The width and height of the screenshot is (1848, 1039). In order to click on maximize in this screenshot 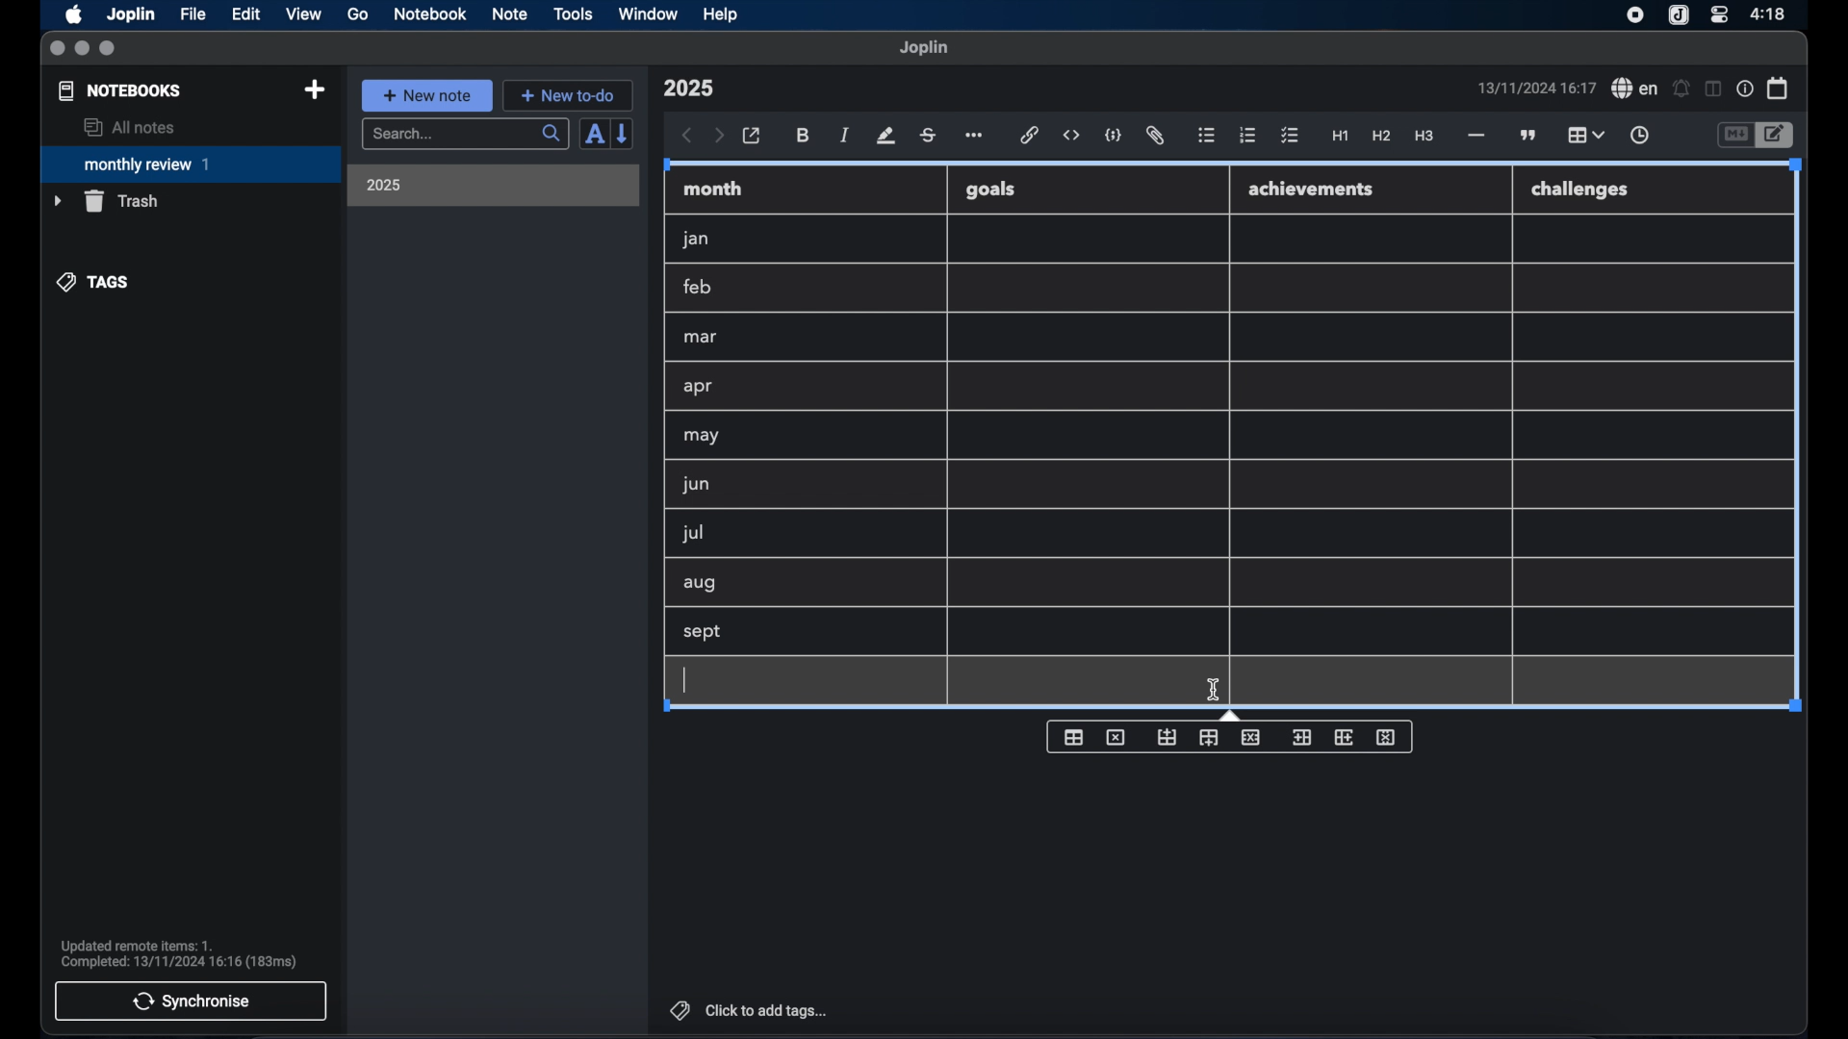, I will do `click(109, 49)`.